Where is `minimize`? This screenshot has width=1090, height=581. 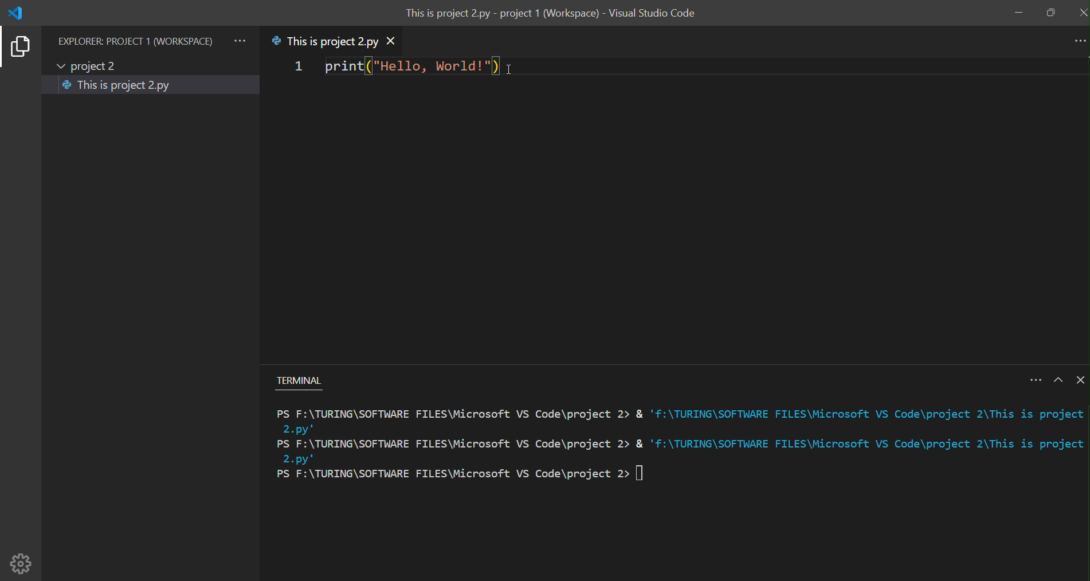 minimize is located at coordinates (1019, 14).